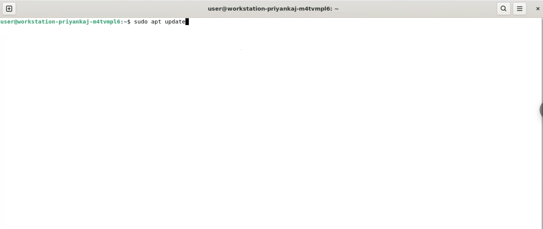 Image resolution: width=543 pixels, height=229 pixels. I want to click on user@workstation-priyankaj-mdatvmplé6:~$, so click(67, 21).